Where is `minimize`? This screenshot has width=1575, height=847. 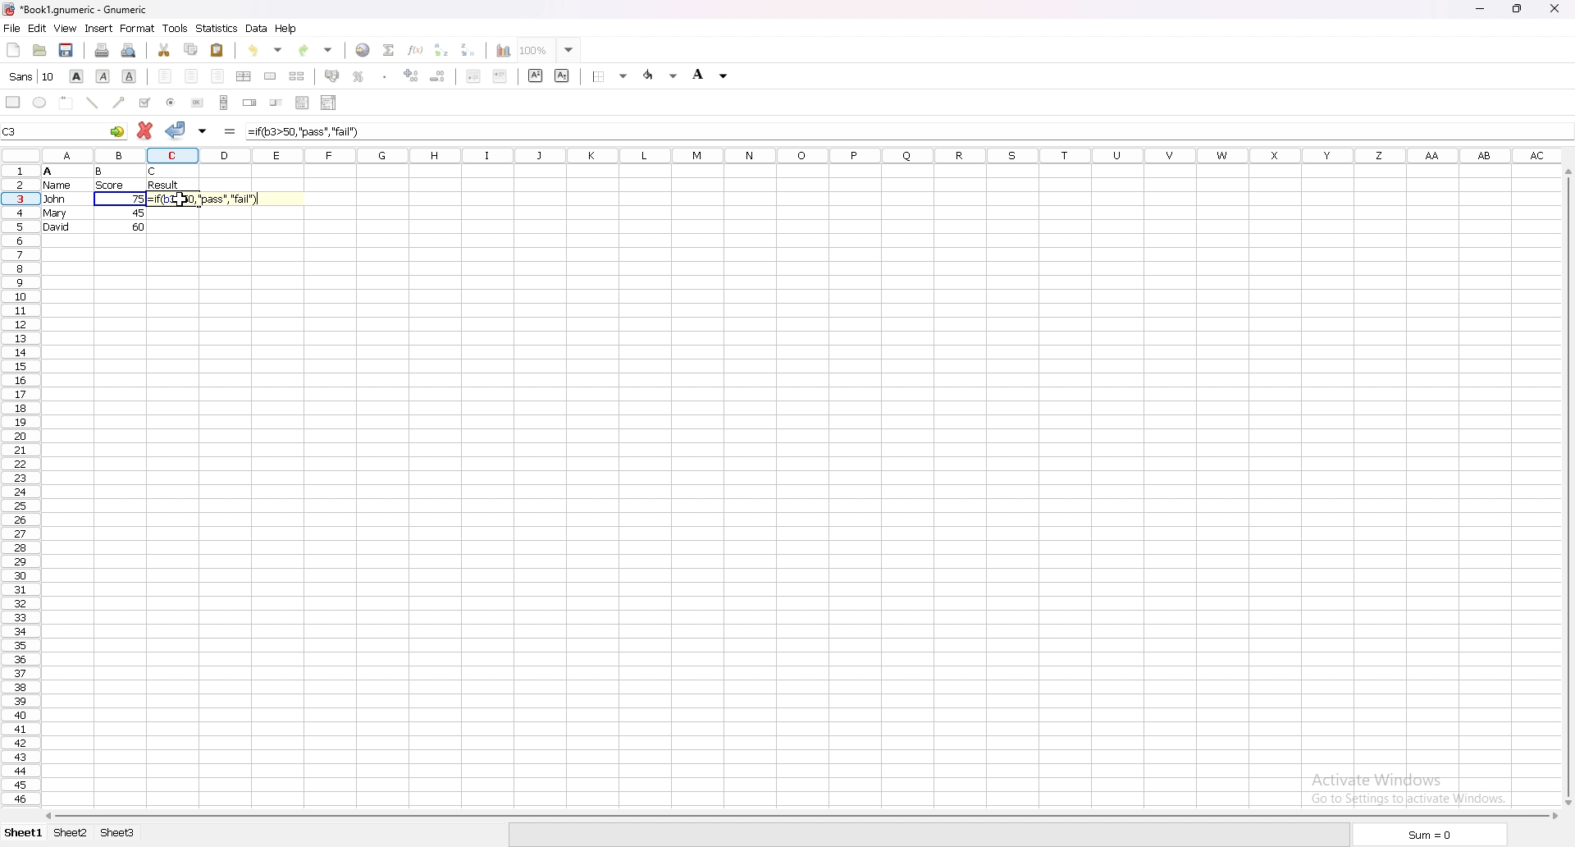 minimize is located at coordinates (1480, 8).